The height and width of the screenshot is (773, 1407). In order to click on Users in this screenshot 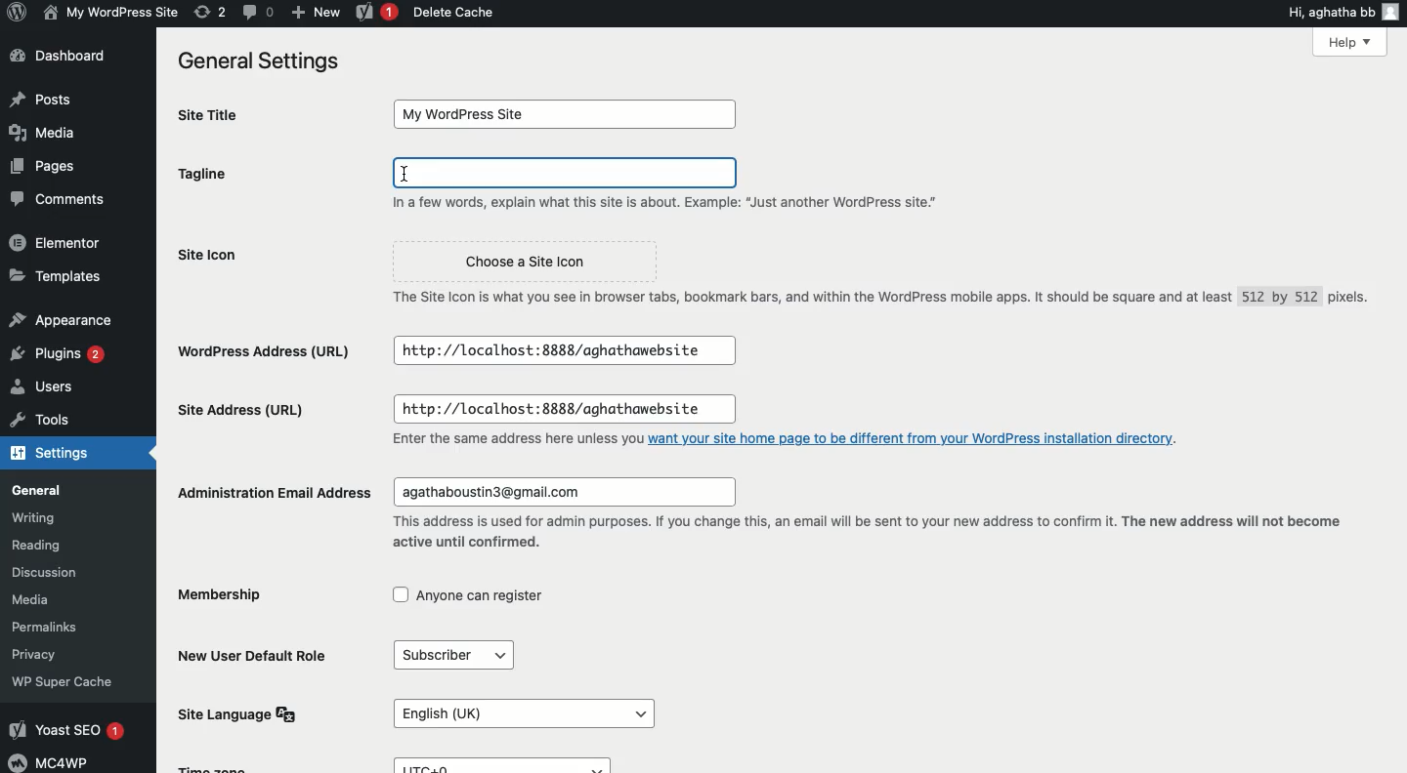, I will do `click(60, 389)`.